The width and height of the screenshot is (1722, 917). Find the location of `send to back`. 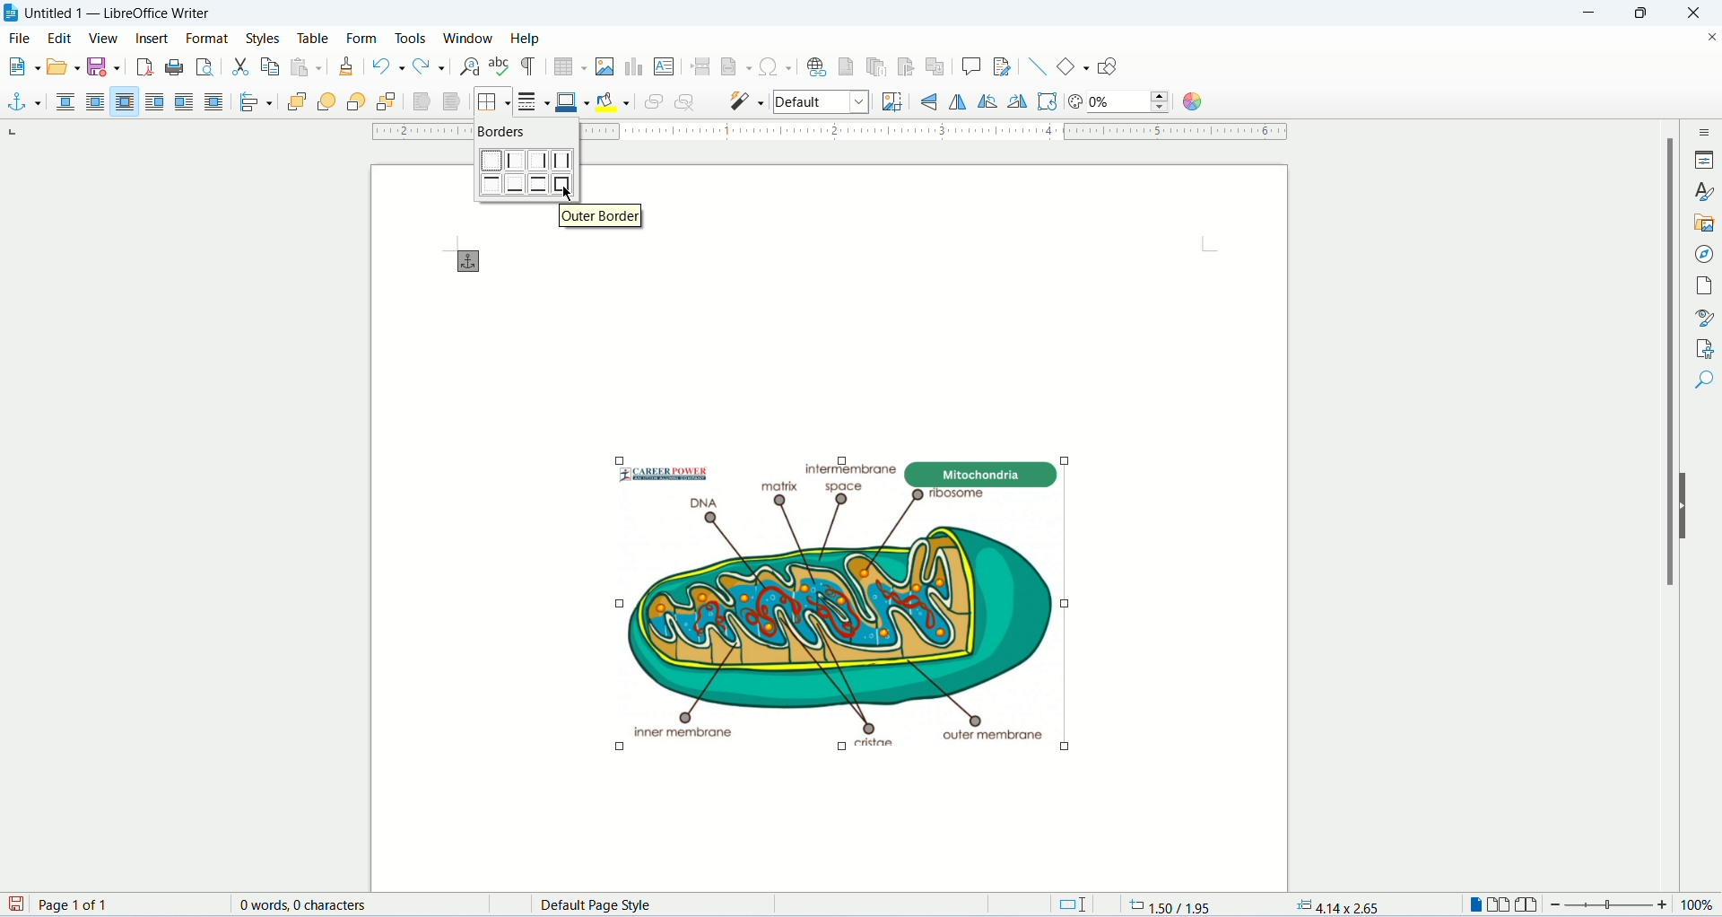

send to back is located at coordinates (387, 102).